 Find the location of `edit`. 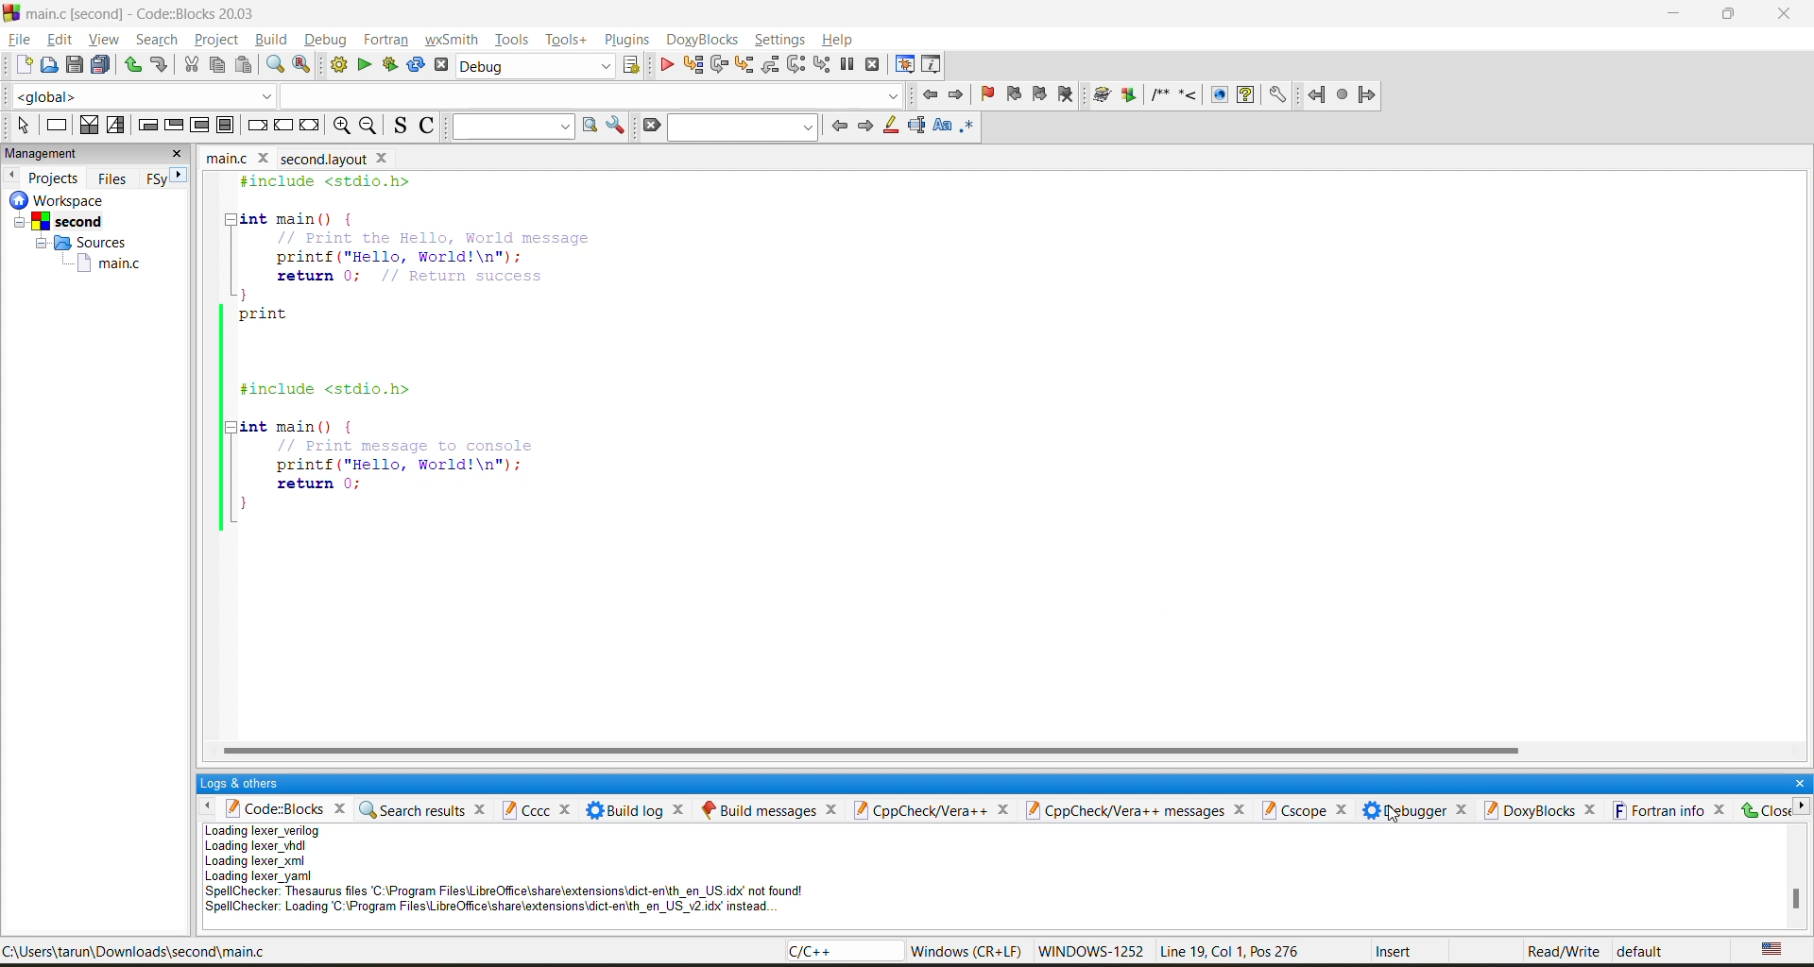

edit is located at coordinates (60, 39).